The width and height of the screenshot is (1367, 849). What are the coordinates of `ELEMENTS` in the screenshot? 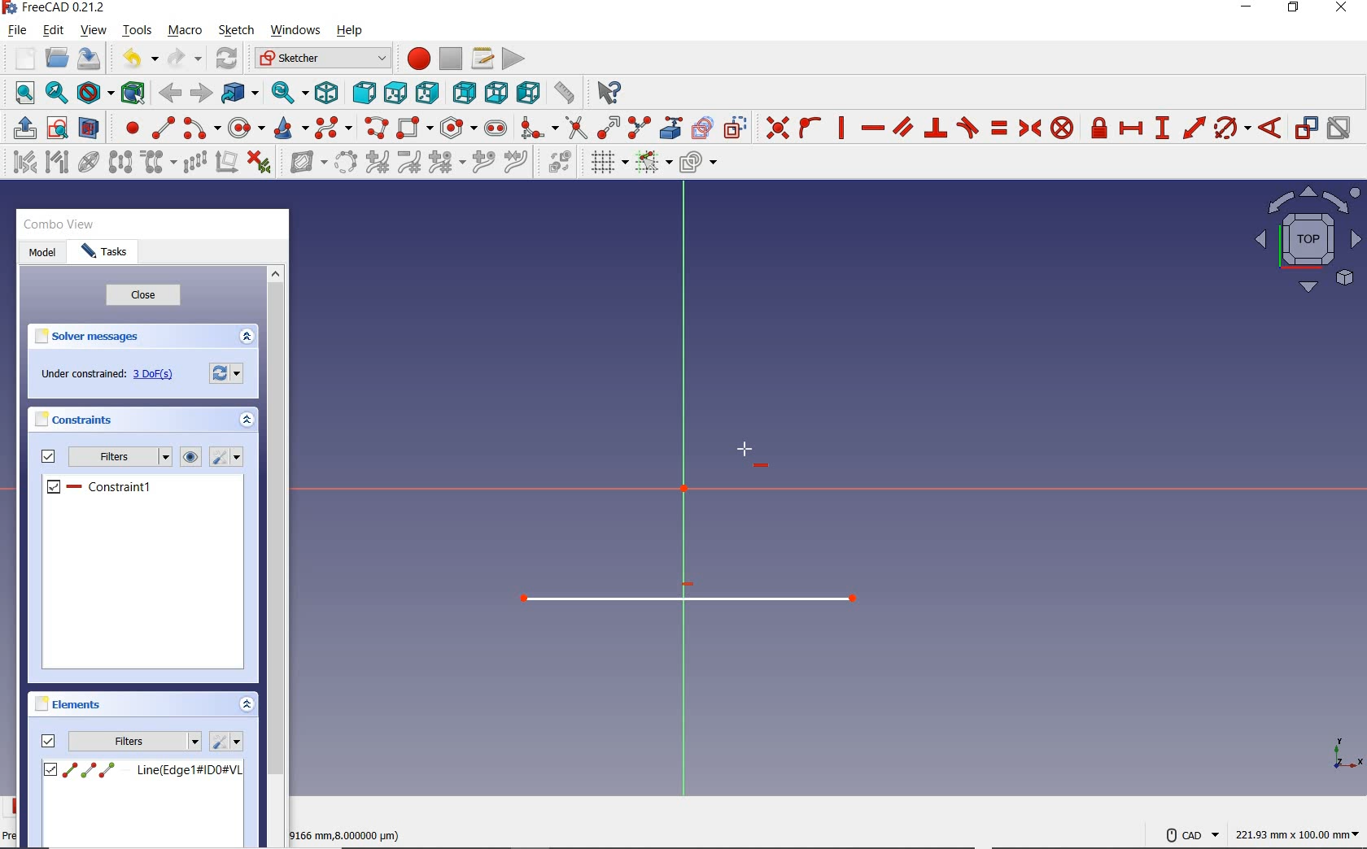 It's located at (68, 703).